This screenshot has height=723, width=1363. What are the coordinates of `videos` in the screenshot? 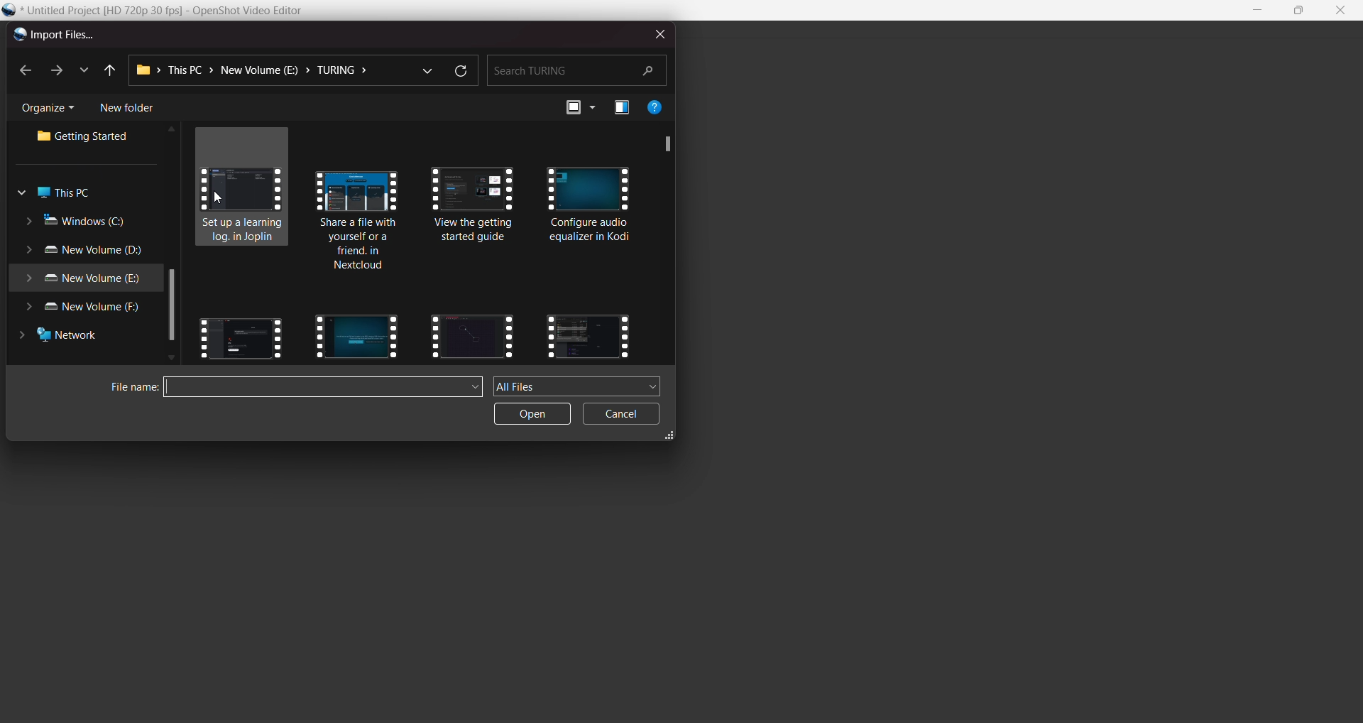 It's located at (244, 188).